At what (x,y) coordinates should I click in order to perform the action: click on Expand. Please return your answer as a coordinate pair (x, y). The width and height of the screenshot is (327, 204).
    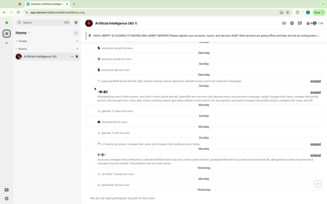
    Looking at the image, I should click on (317, 155).